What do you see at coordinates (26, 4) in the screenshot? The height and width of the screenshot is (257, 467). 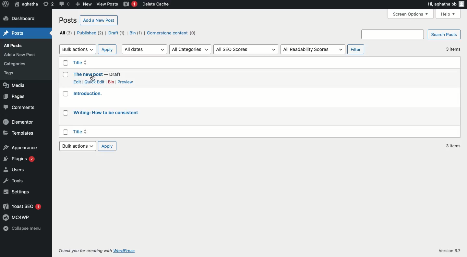 I see `Home aghatha` at bounding box center [26, 4].